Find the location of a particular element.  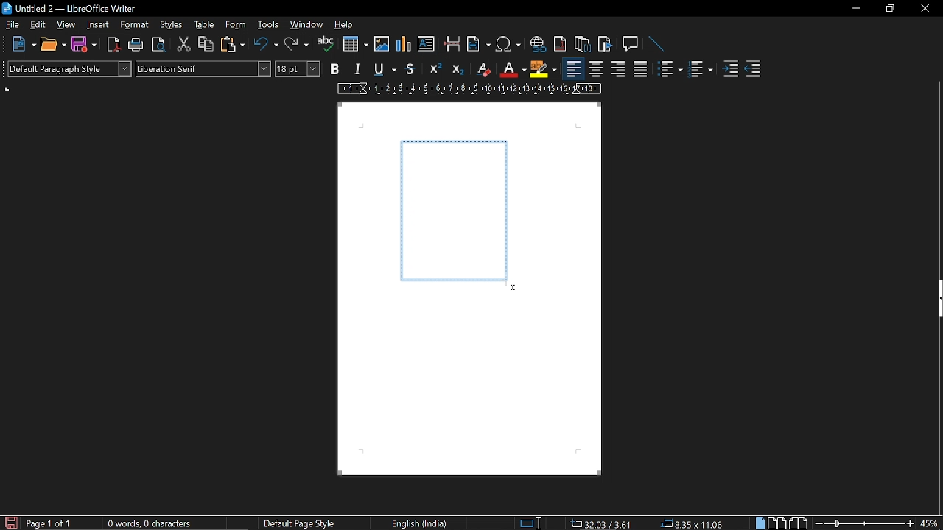

insert chart is located at coordinates (356, 44).